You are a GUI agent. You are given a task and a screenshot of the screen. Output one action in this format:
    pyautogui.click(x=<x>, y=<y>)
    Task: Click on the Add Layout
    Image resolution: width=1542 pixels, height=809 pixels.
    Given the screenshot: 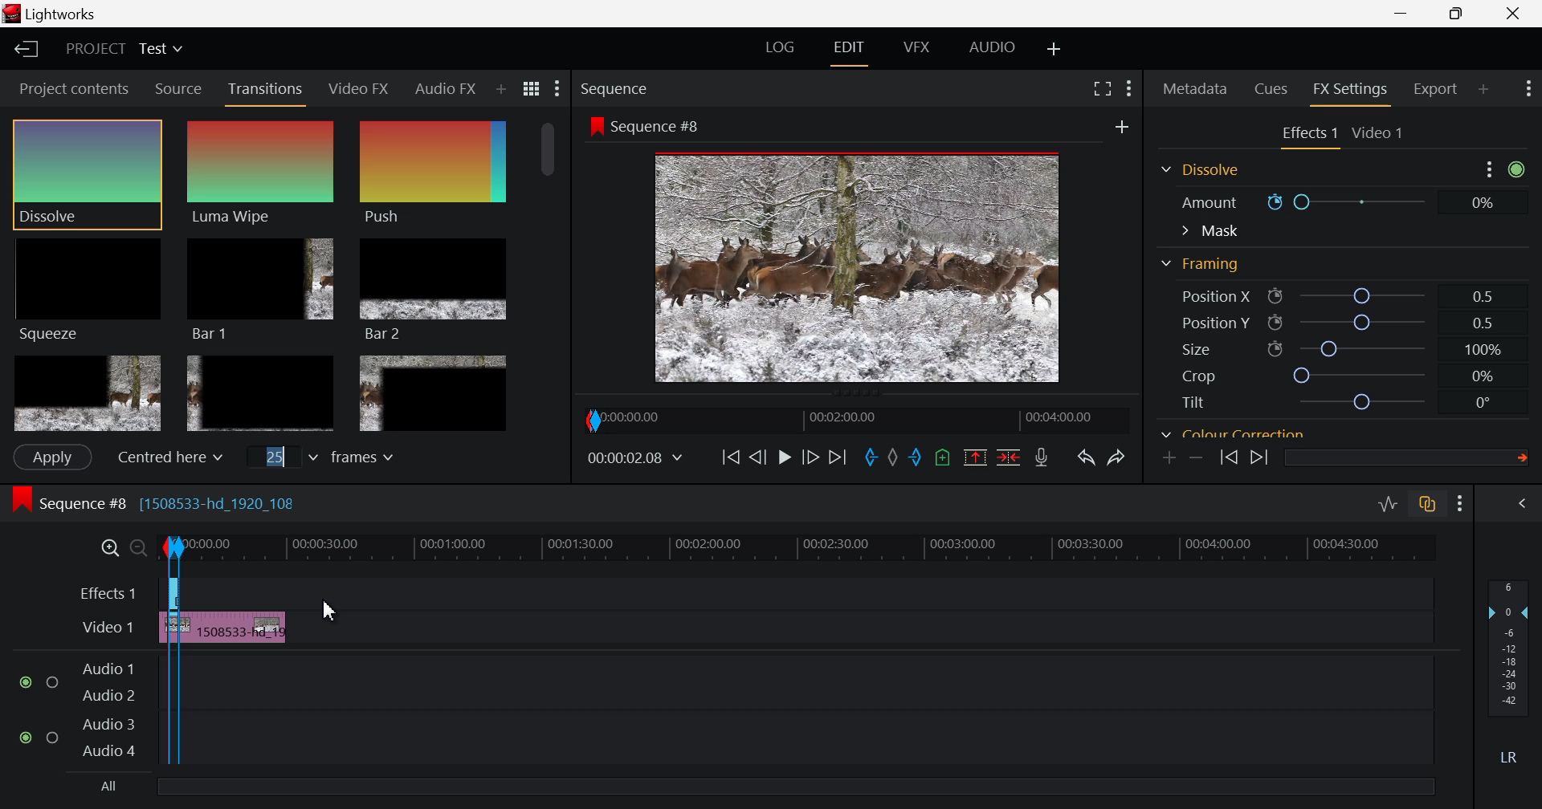 What is the action you would take?
    pyautogui.click(x=1055, y=48)
    